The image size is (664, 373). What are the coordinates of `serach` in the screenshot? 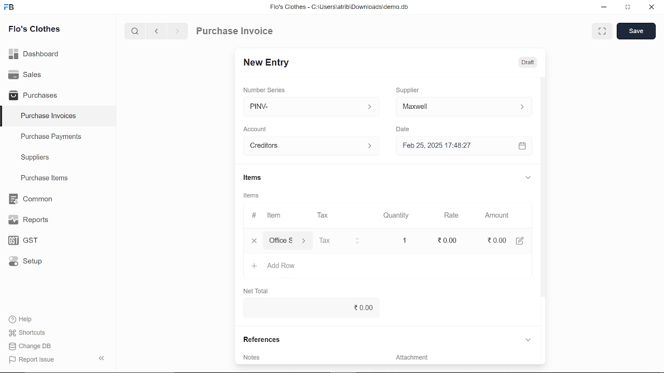 It's located at (134, 32).